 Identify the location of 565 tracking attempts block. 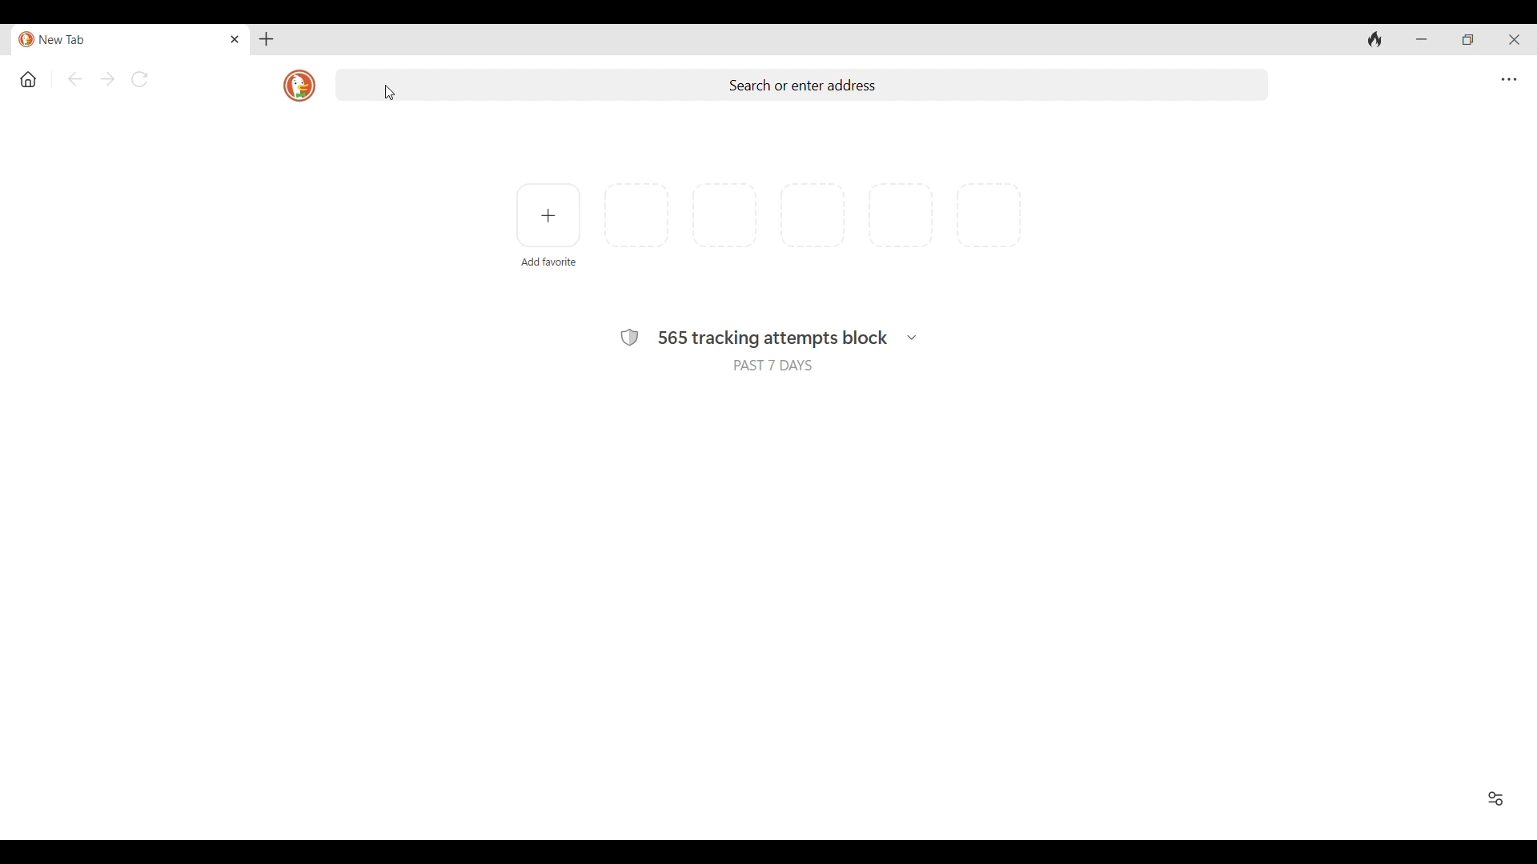
(773, 339).